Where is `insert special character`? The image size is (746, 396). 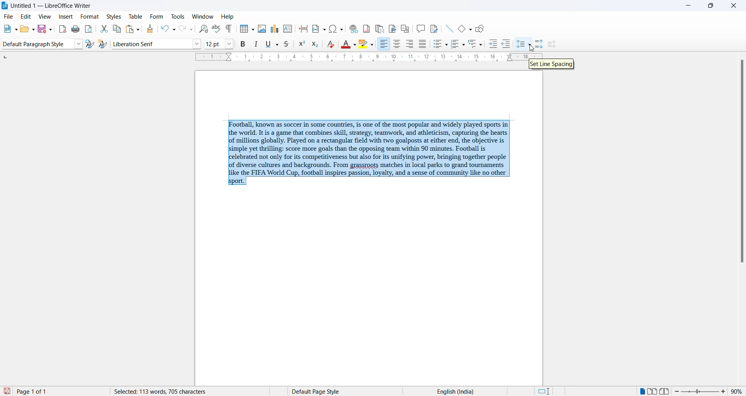 insert special character is located at coordinates (335, 30).